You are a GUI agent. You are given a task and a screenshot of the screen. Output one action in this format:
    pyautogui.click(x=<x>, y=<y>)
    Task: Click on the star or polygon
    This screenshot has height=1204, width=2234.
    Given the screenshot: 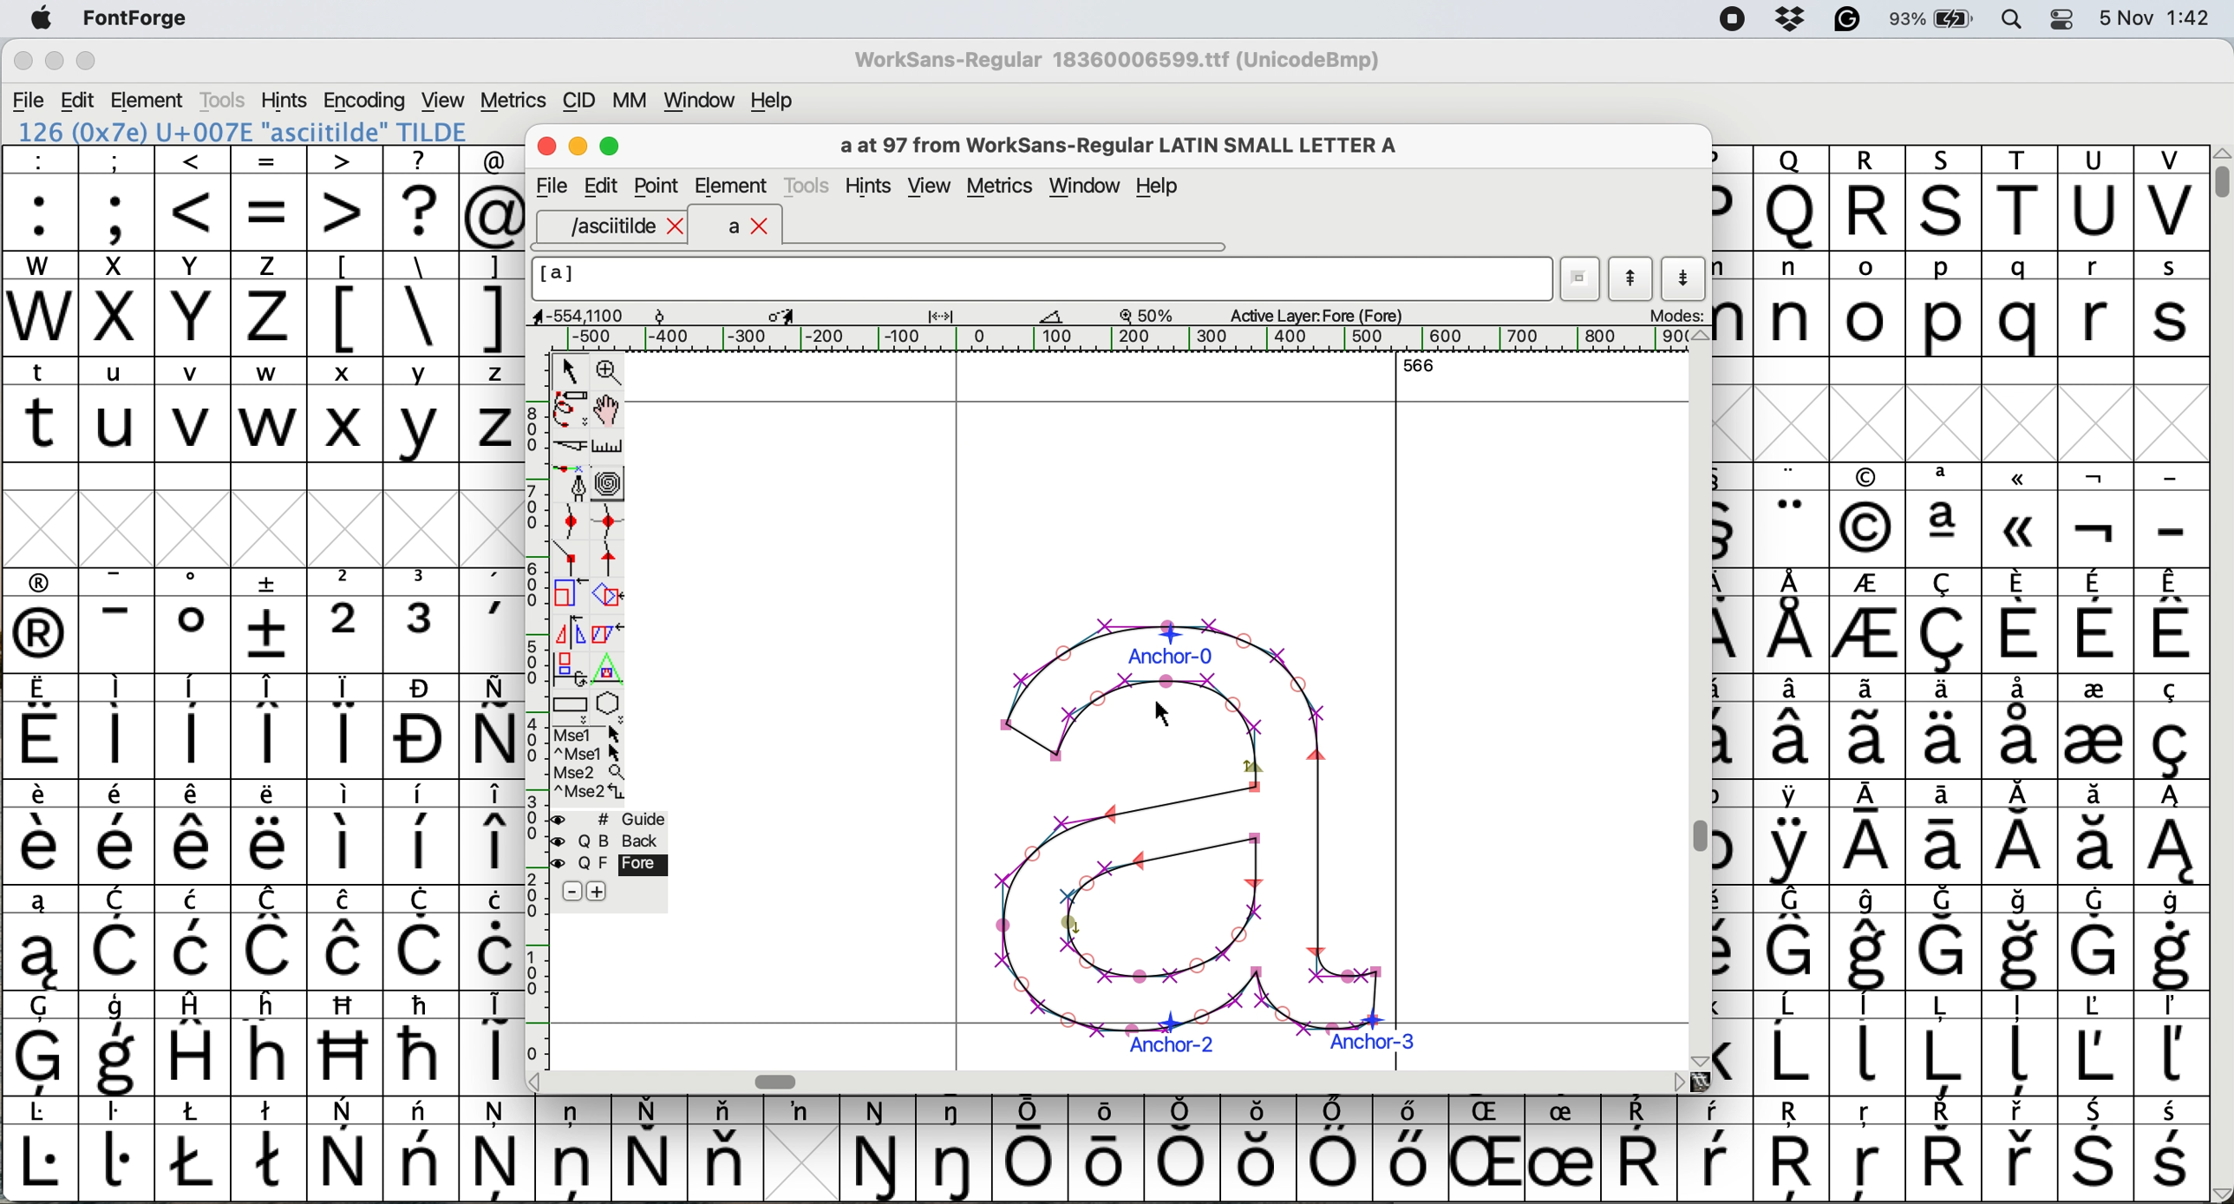 What is the action you would take?
    pyautogui.click(x=610, y=703)
    